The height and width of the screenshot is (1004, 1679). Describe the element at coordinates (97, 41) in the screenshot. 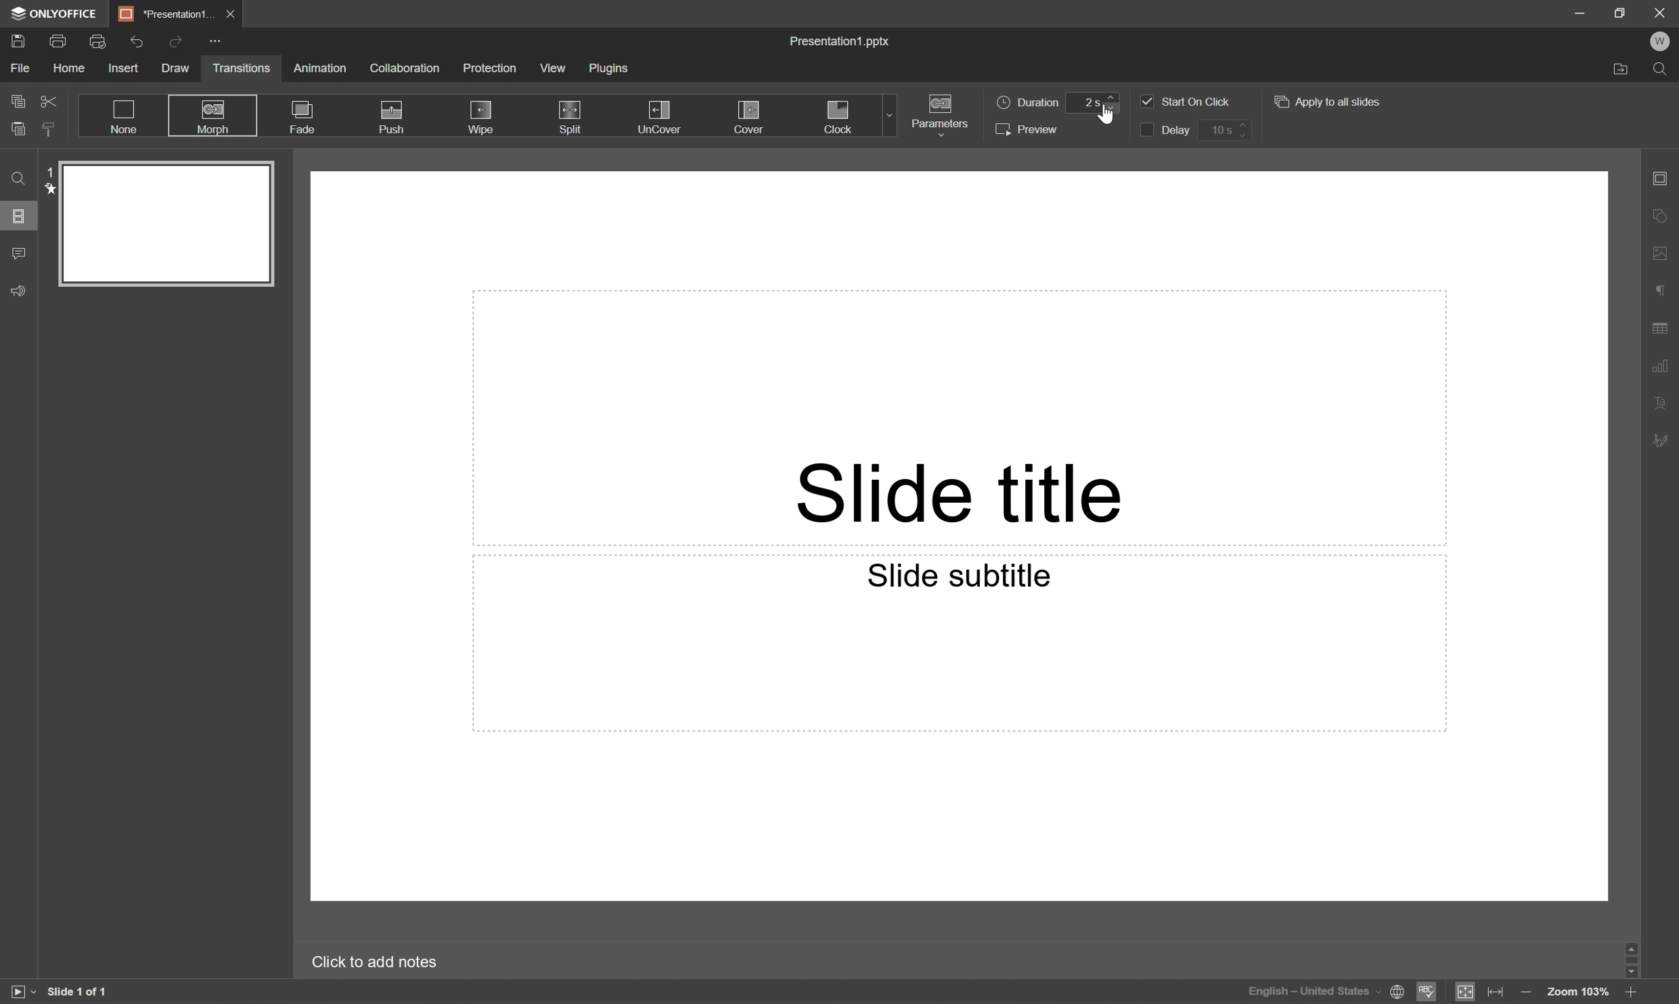

I see `Quick print` at that location.